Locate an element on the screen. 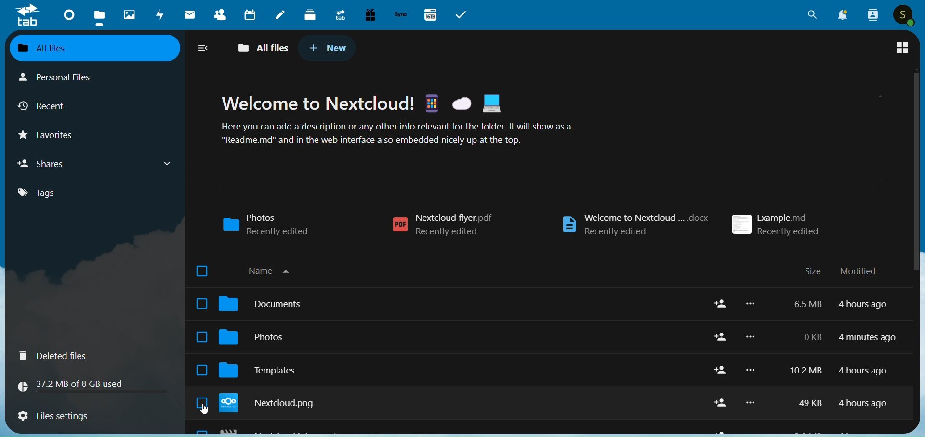 The height and width of the screenshot is (437, 925). Here you can add a description or any other info relevant for the folder. It will show as a "Readme.md" and in the web interface also embedded nicely up at the top. is located at coordinates (396, 133).